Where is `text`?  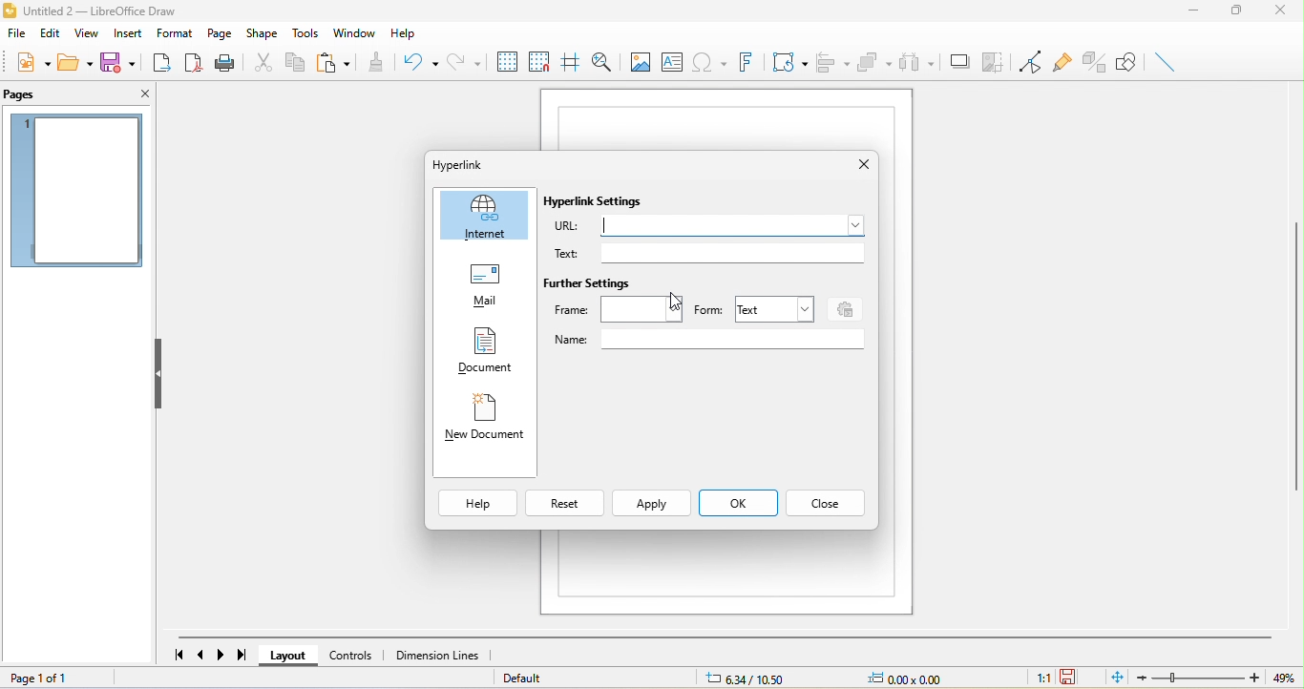 text is located at coordinates (776, 310).